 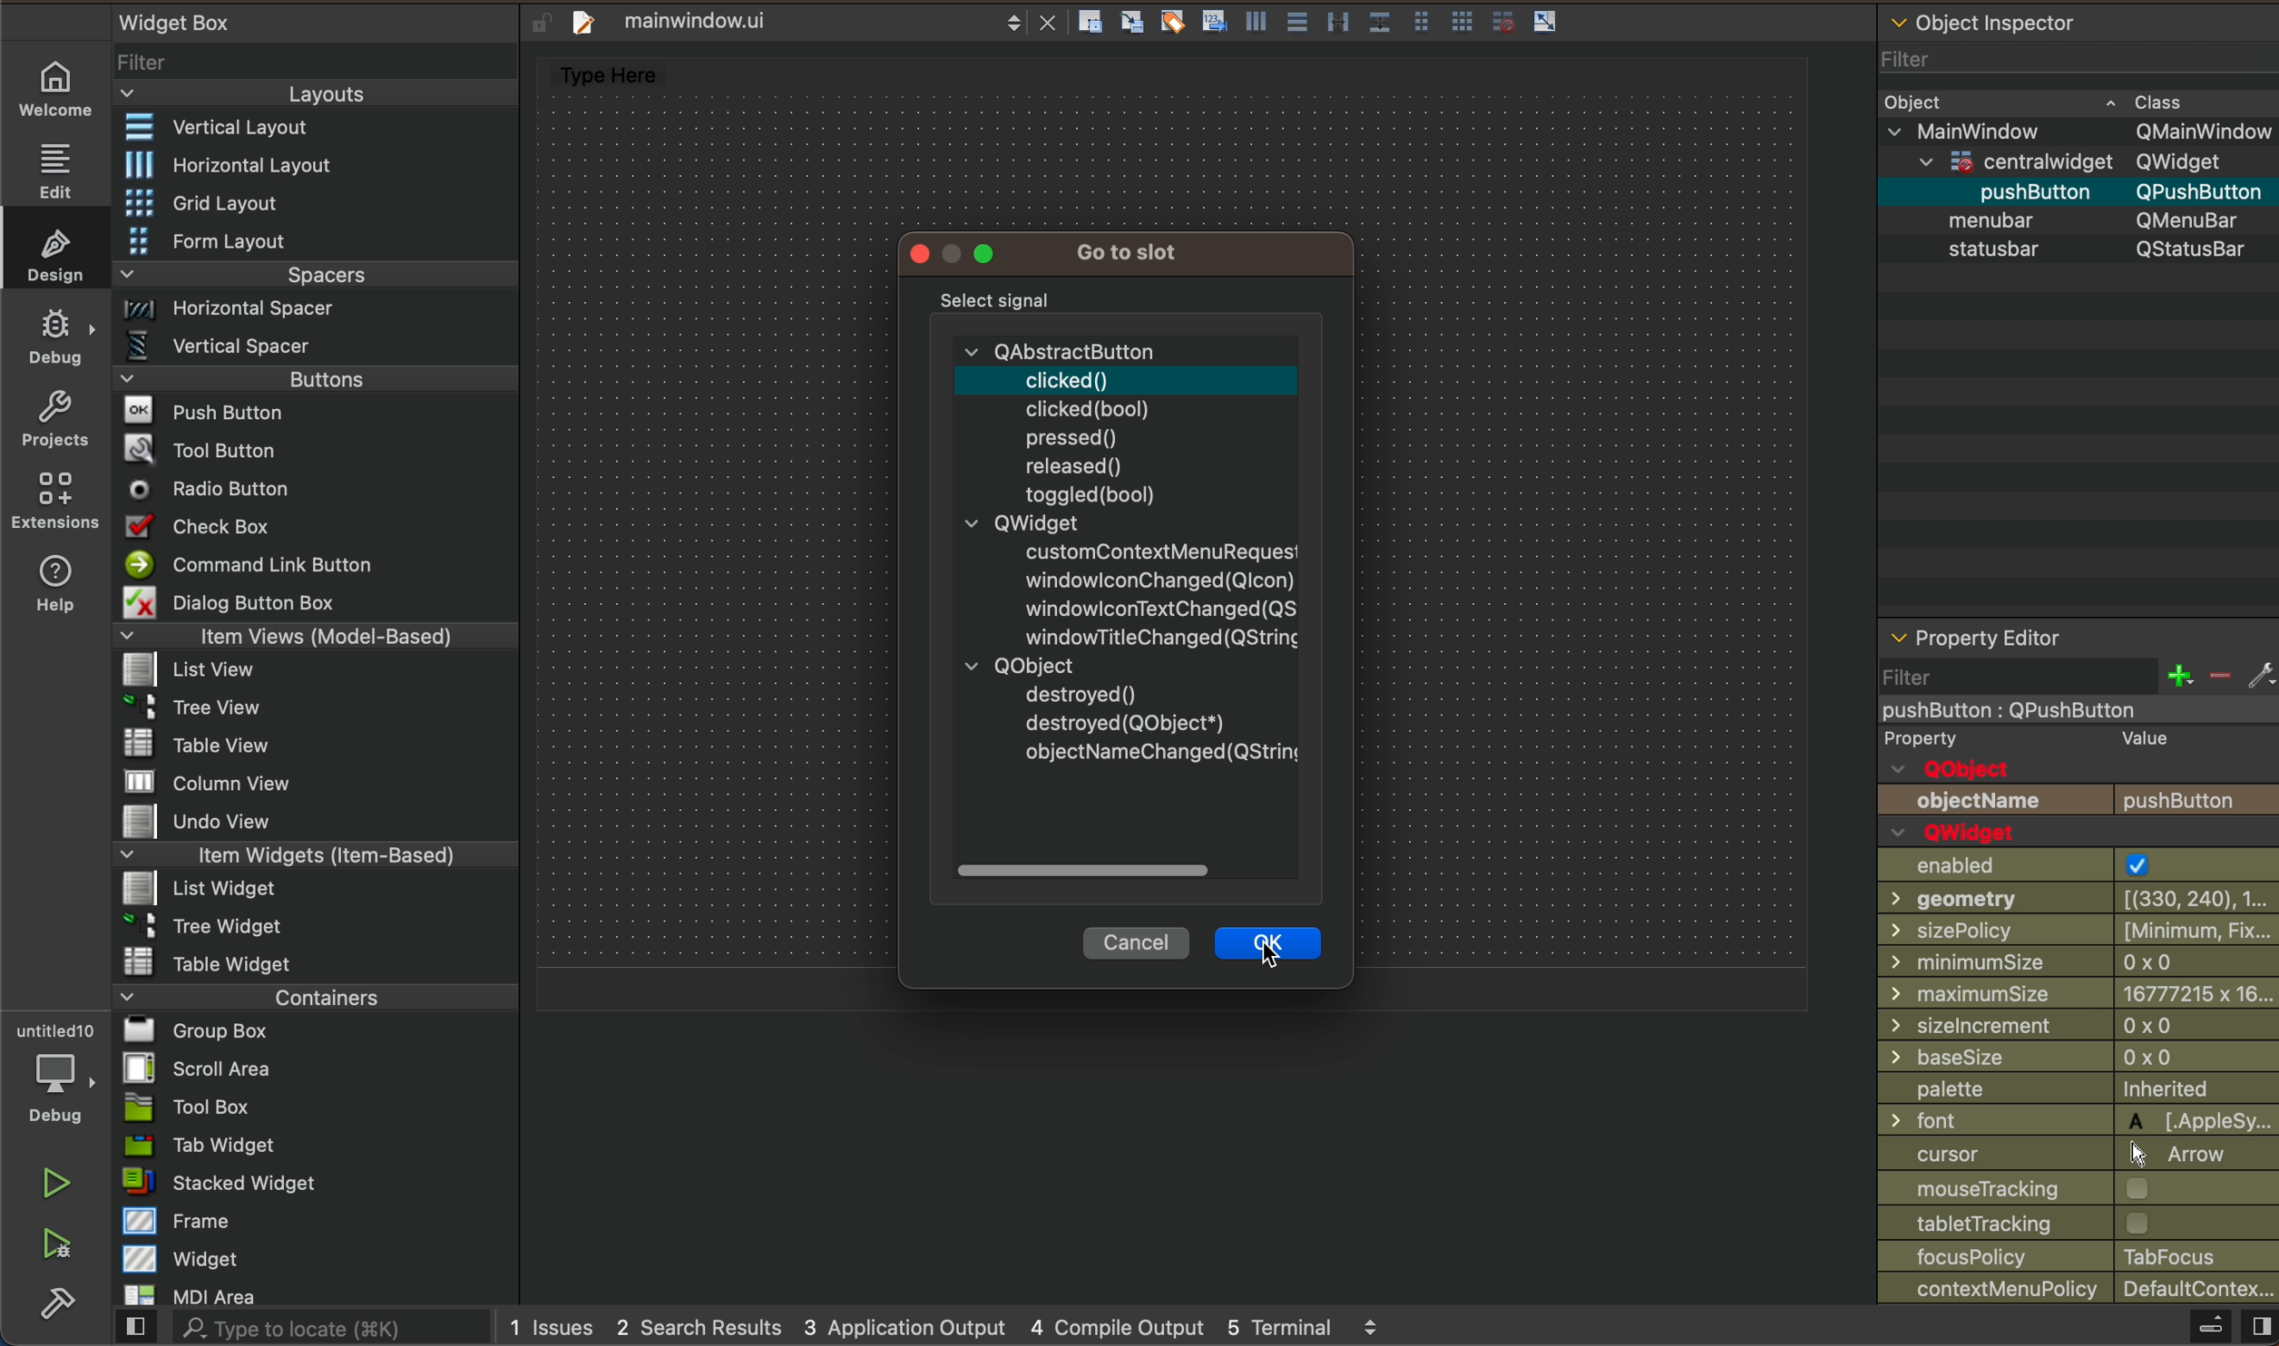 I want to click on scroll area, so click(x=320, y=1073).